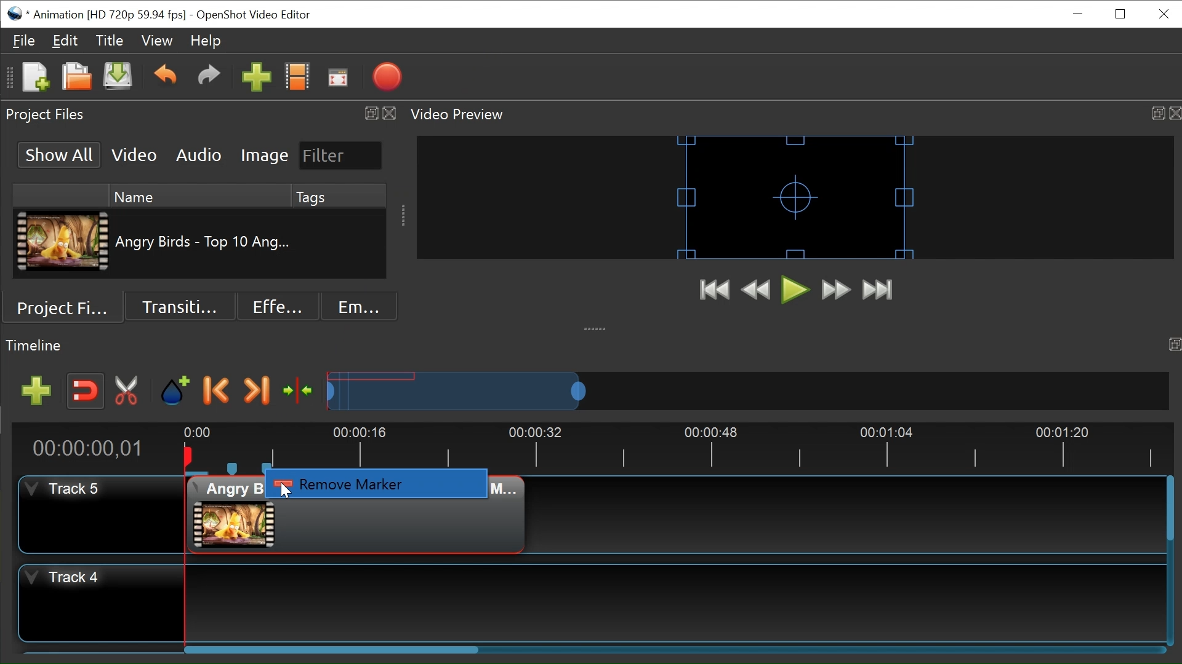 This screenshot has height=664, width=1182. I want to click on Zoom Slider, so click(747, 390).